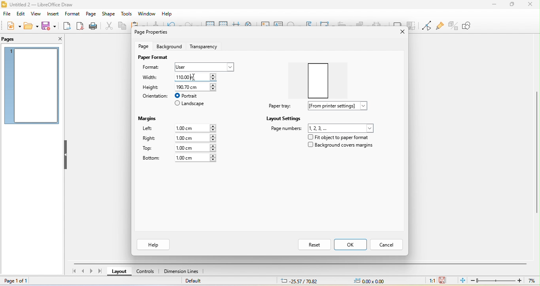 The height and width of the screenshot is (286, 540). Describe the element at coordinates (102, 271) in the screenshot. I see `last page` at that location.